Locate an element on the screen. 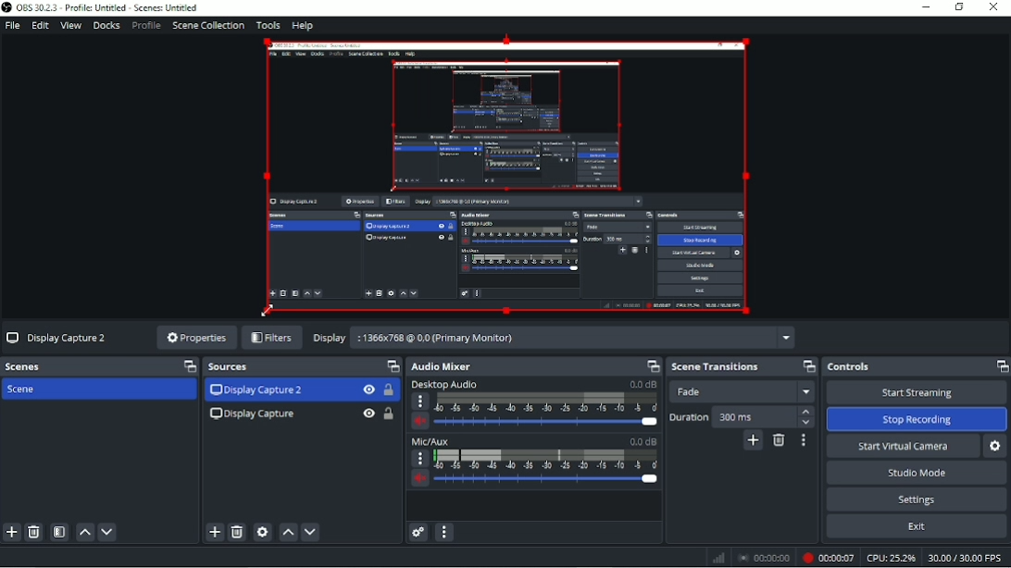  CPU: 25.2% is located at coordinates (890, 558).